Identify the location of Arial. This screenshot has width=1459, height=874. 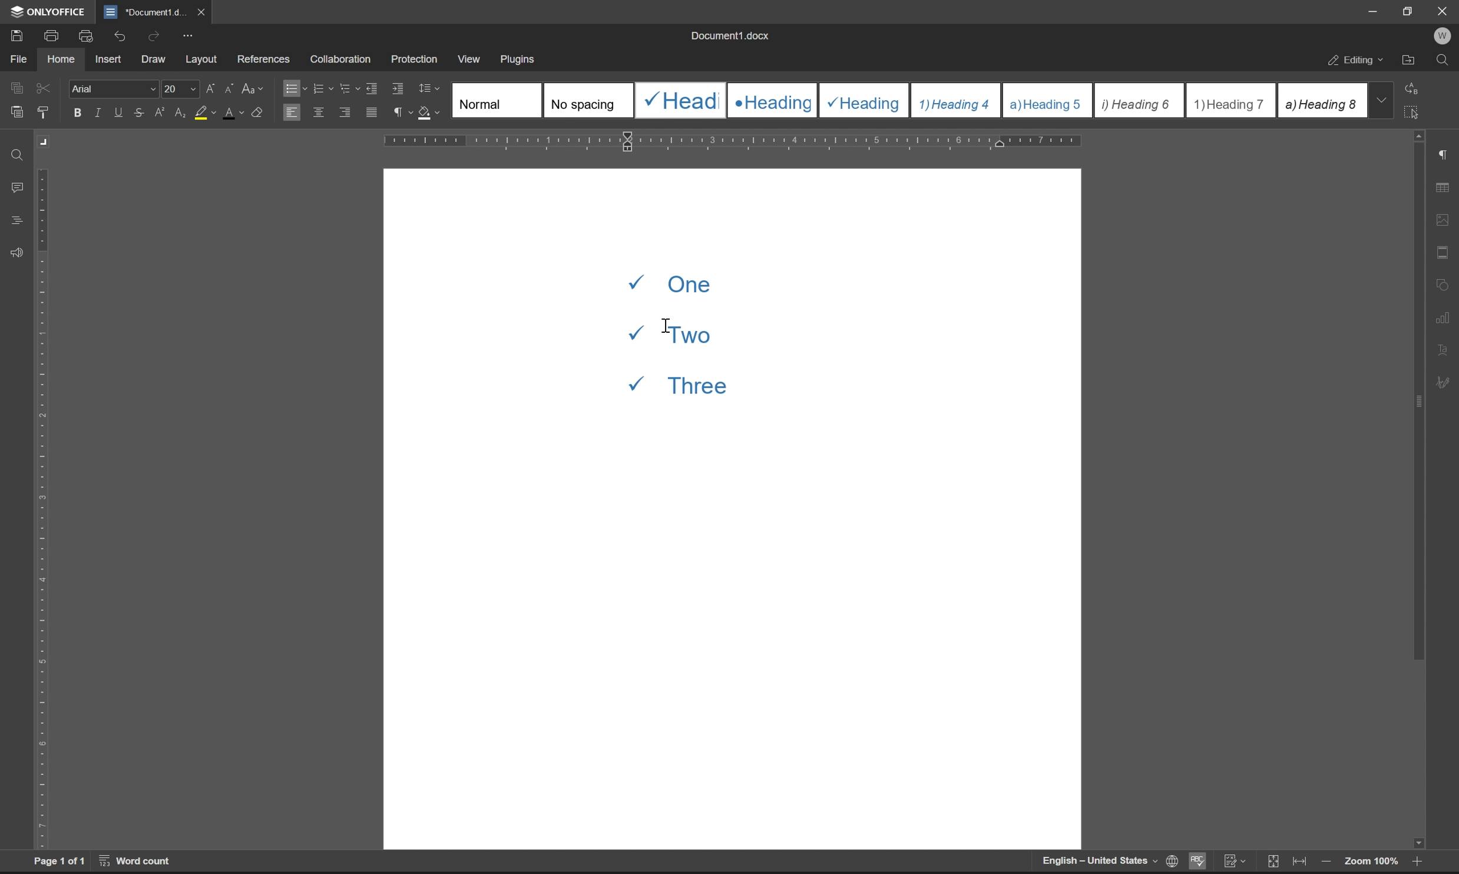
(112, 88).